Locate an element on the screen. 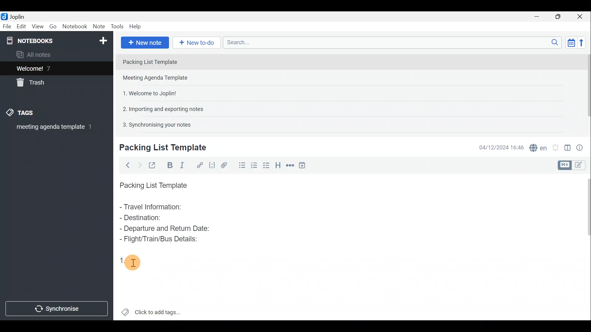 The width and height of the screenshot is (591, 332). Note 1 is located at coordinates (172, 61).